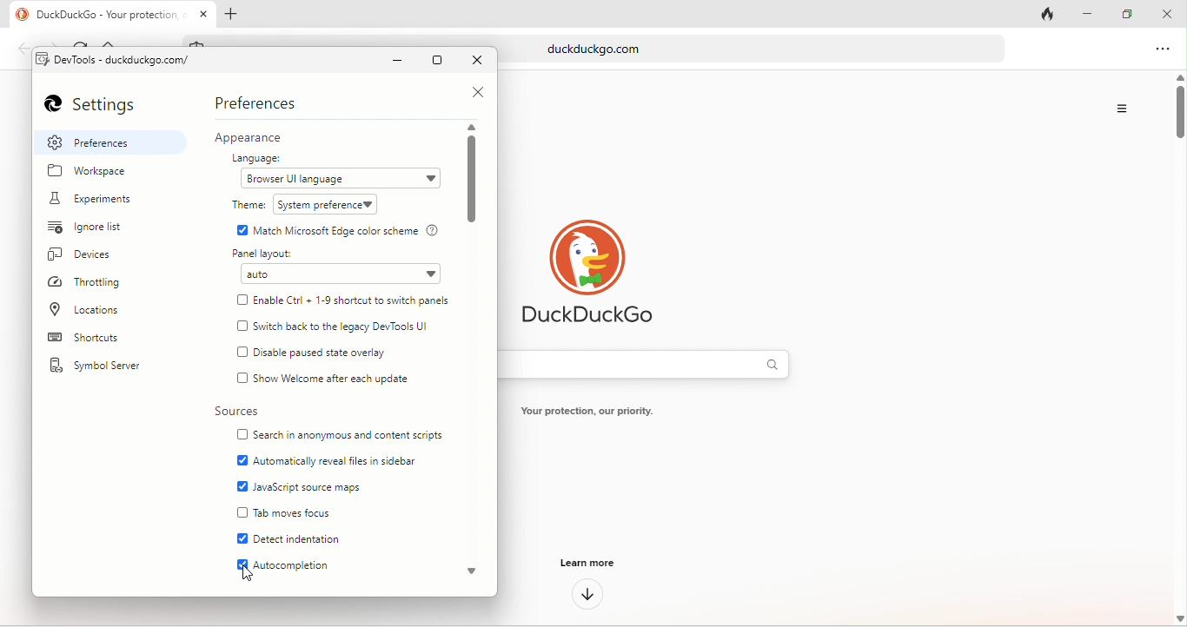 This screenshot has height=627, width=1187. Describe the element at coordinates (595, 256) in the screenshot. I see `duck duck go logo` at that location.